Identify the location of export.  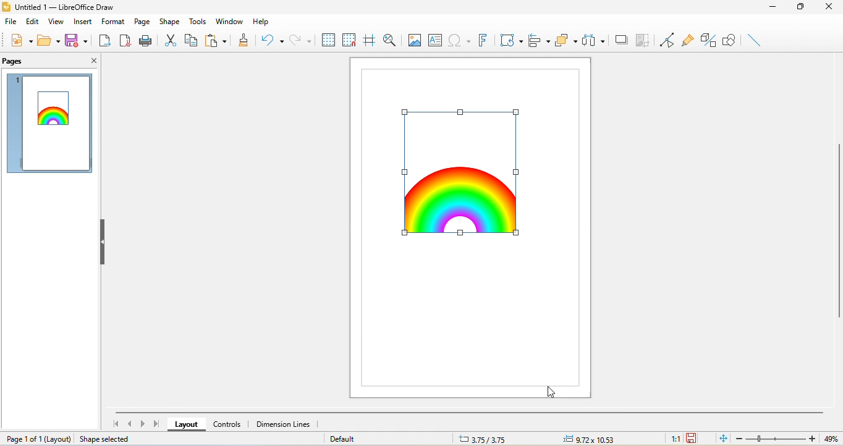
(104, 42).